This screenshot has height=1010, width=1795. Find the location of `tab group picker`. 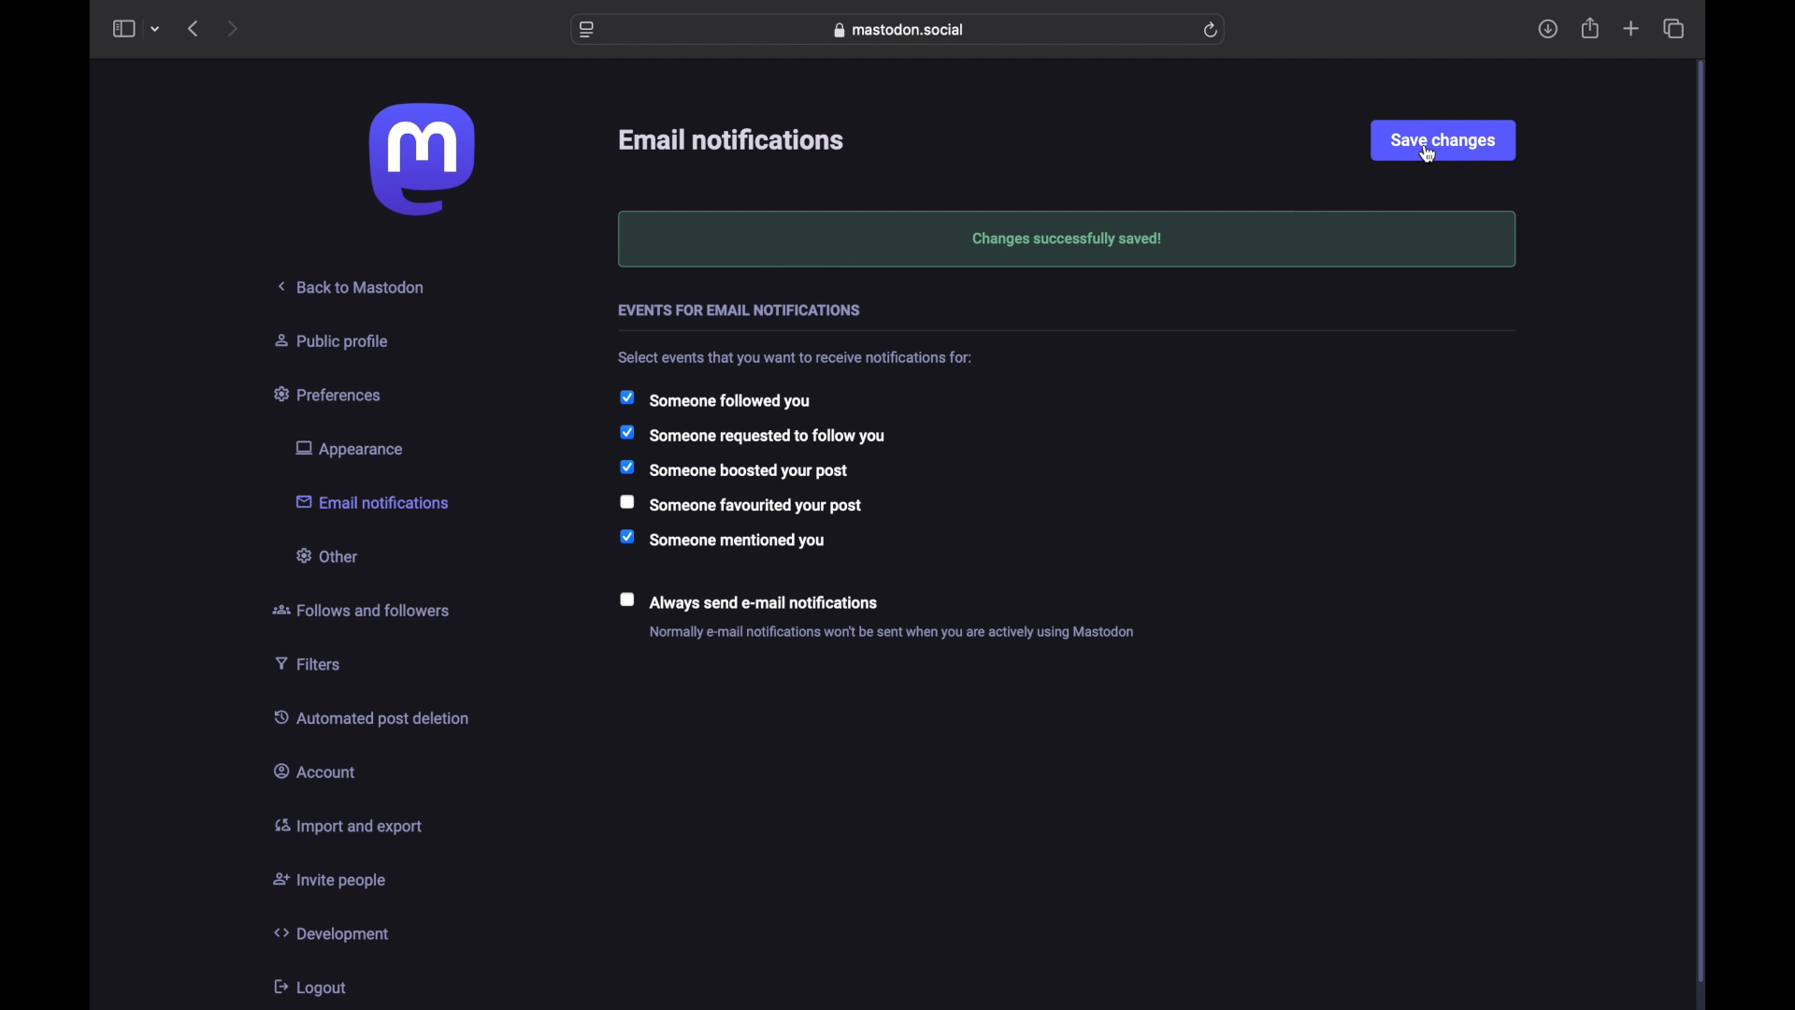

tab group picker is located at coordinates (155, 29).